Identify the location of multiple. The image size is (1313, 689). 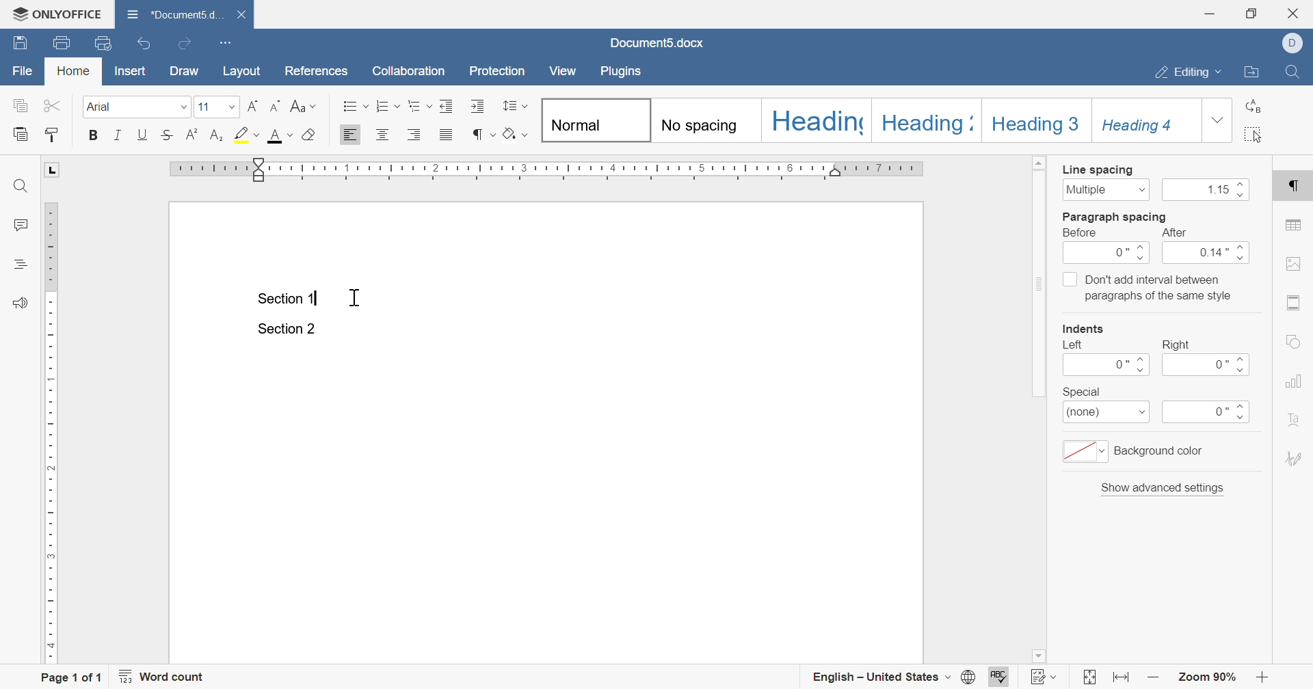
(1106, 189).